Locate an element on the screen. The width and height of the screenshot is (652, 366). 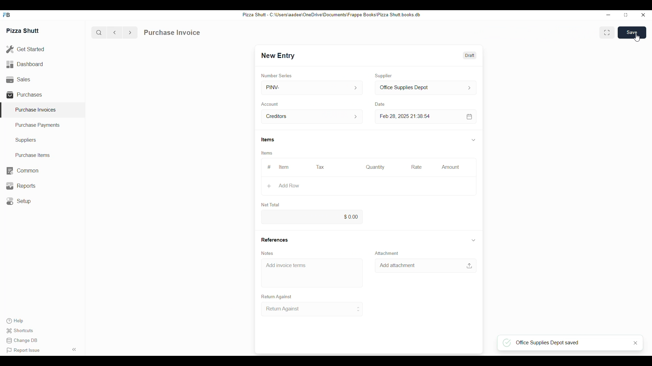
References is located at coordinates (274, 240).